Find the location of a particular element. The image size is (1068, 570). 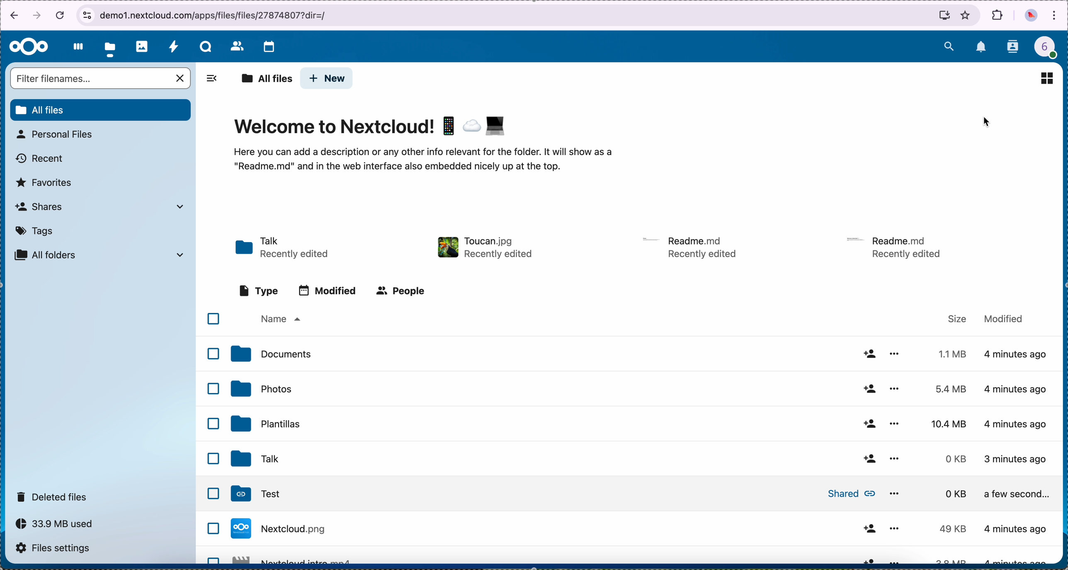

type is located at coordinates (259, 291).